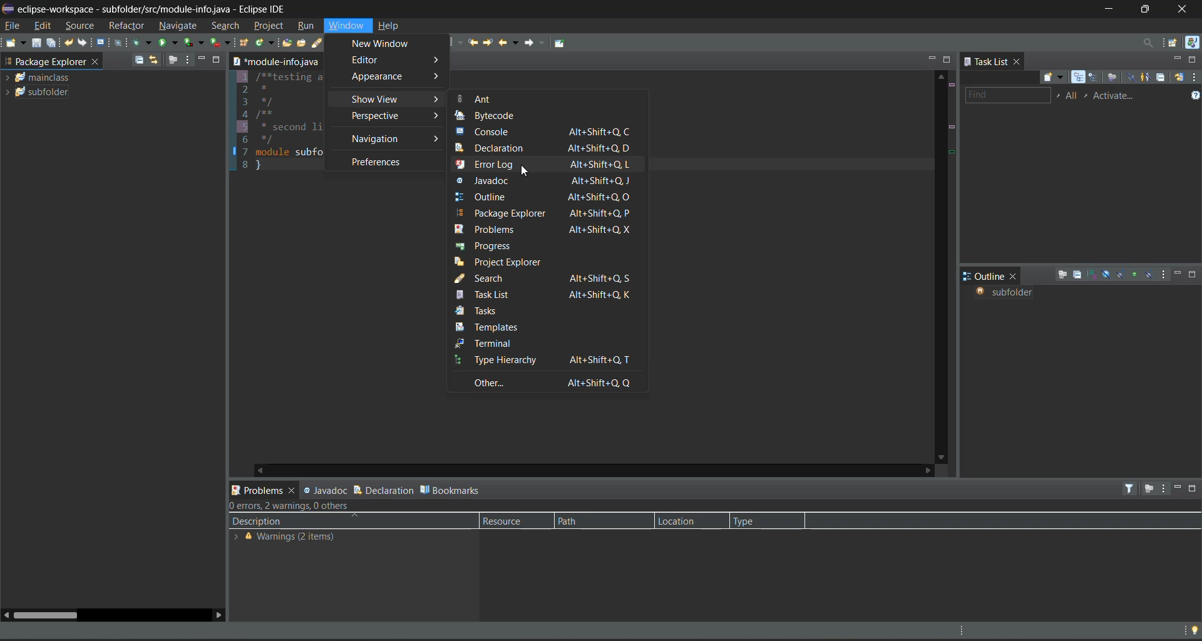 This screenshot has width=1202, height=641. Describe the element at coordinates (1146, 9) in the screenshot. I see `maximize` at that location.